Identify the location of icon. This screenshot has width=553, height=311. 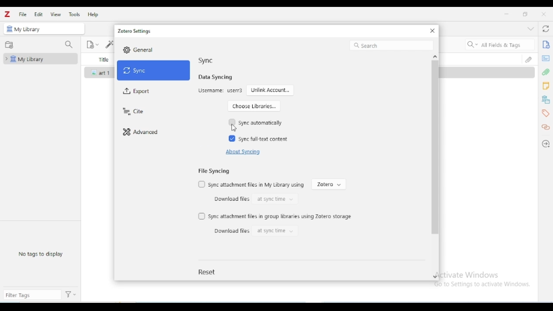
(95, 73).